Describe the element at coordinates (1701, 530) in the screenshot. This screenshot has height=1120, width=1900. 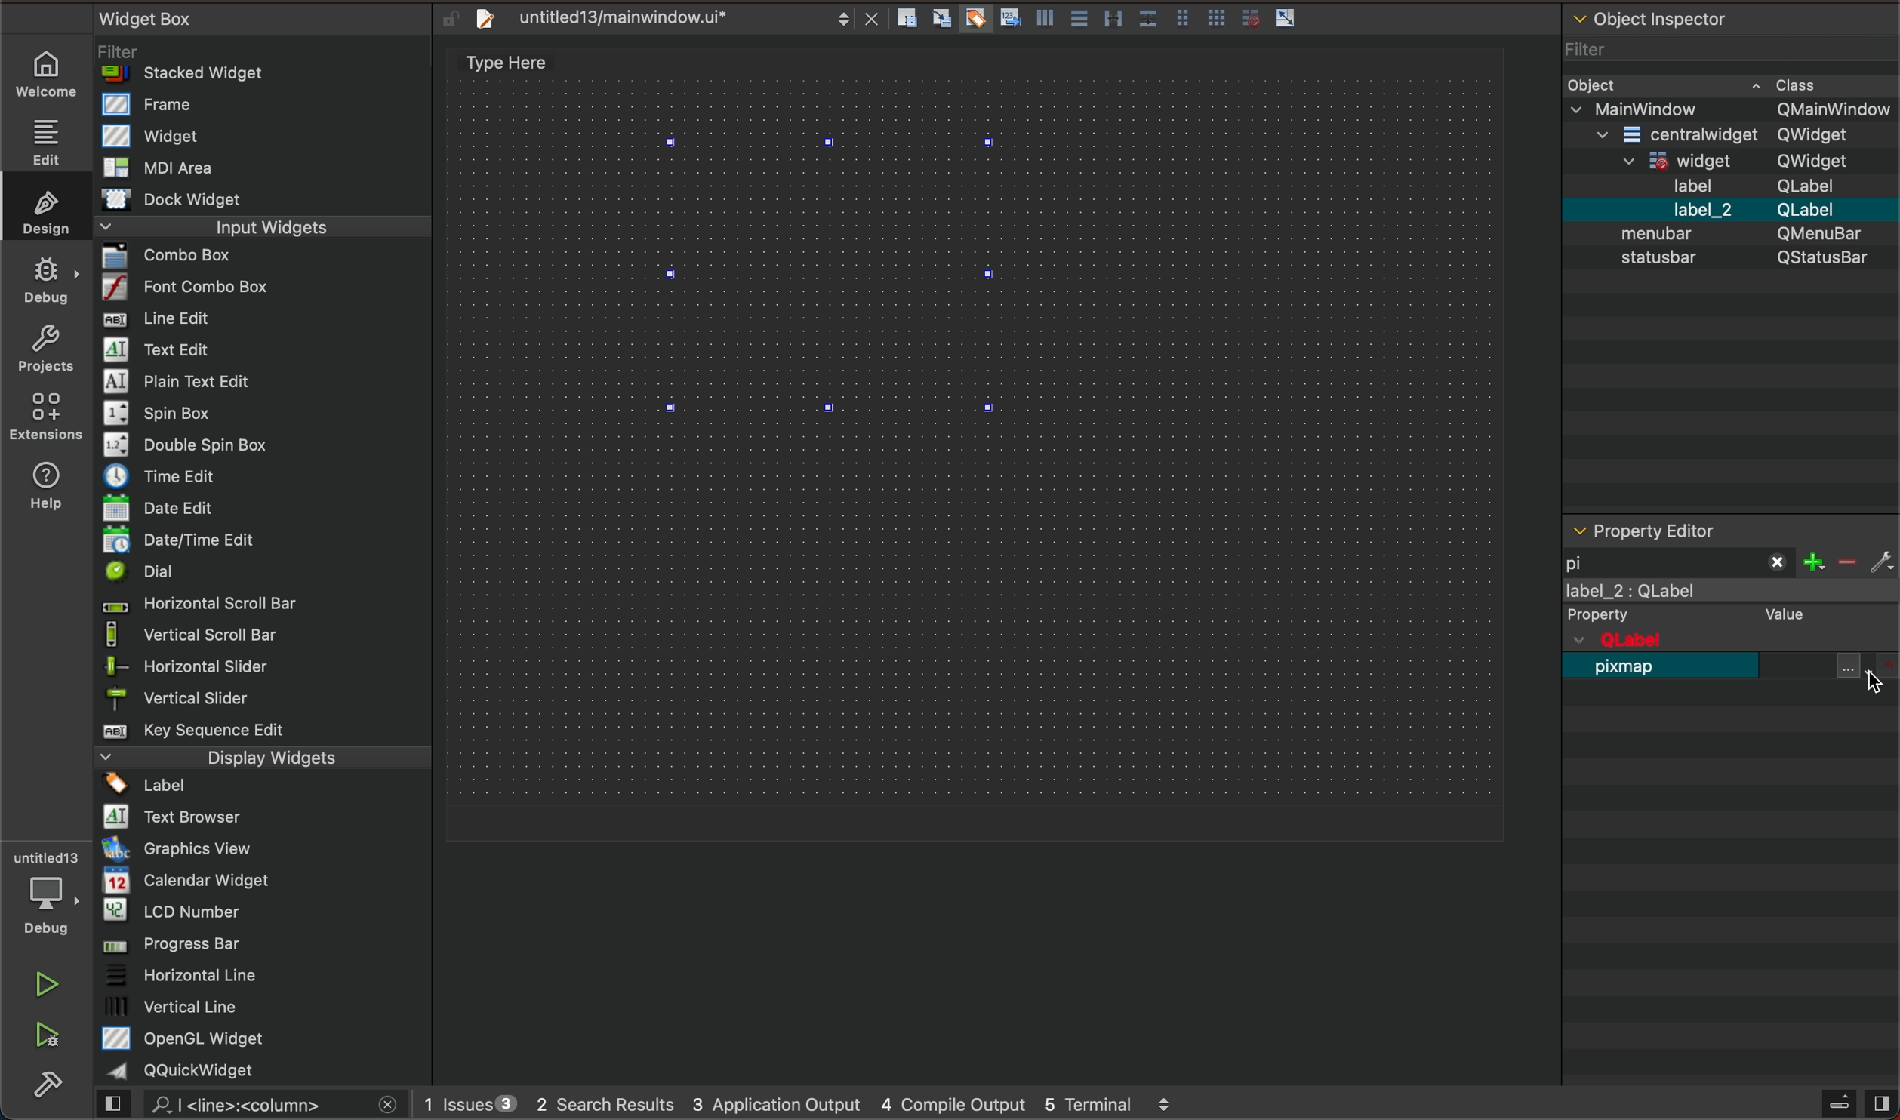
I see `property editor` at that location.